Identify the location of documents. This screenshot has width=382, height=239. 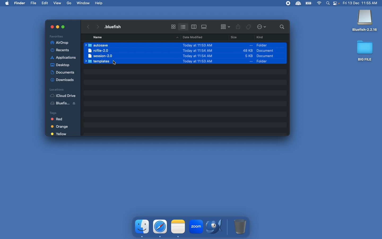
(63, 71).